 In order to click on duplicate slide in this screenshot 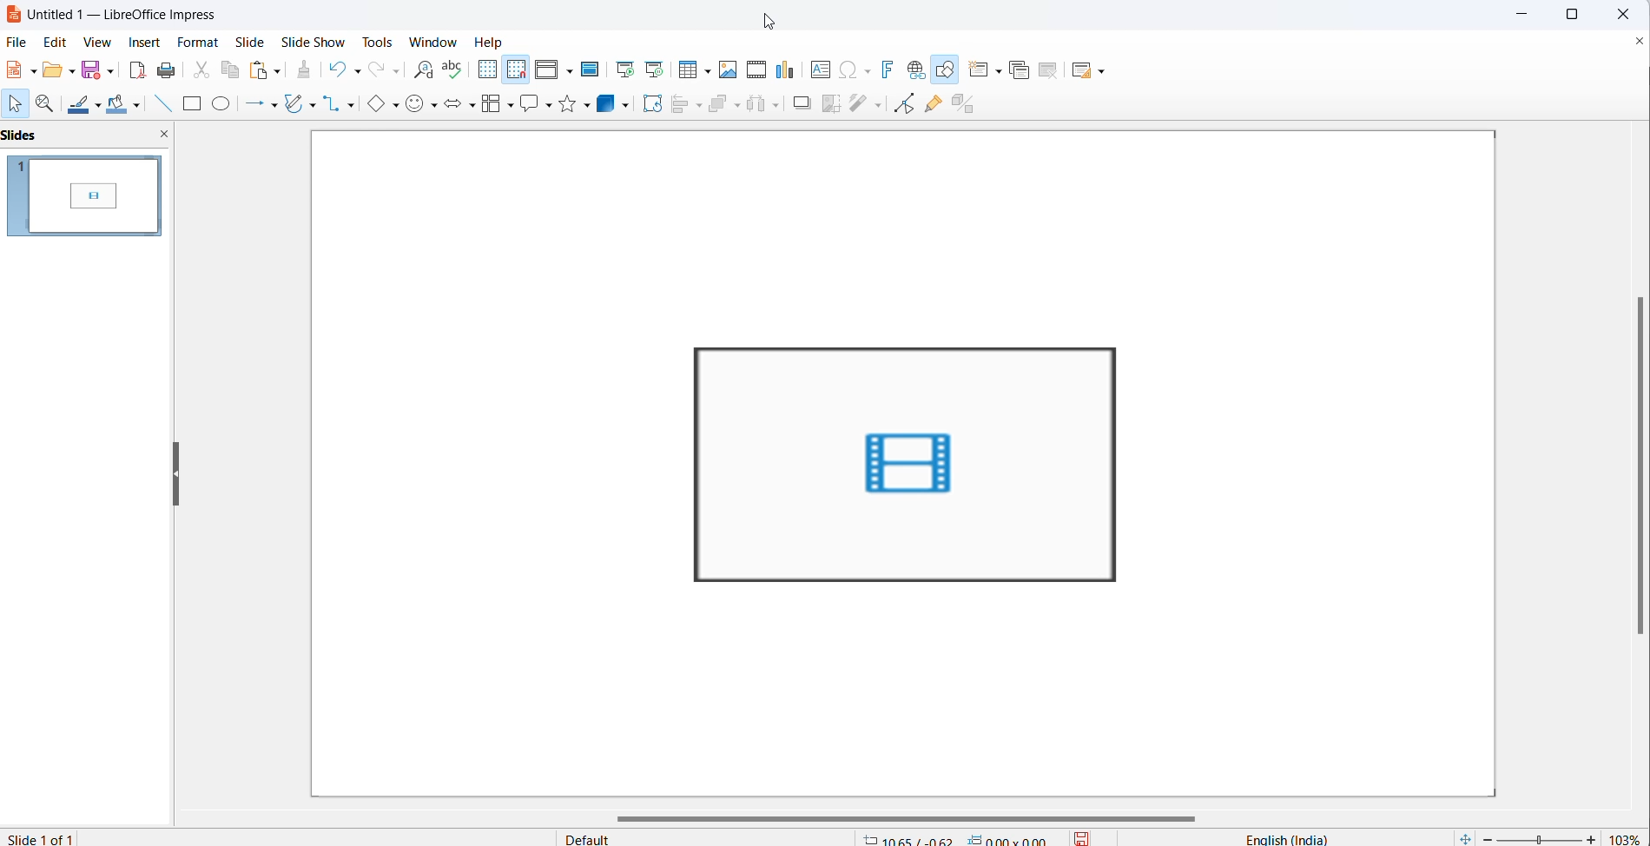, I will do `click(1024, 69)`.